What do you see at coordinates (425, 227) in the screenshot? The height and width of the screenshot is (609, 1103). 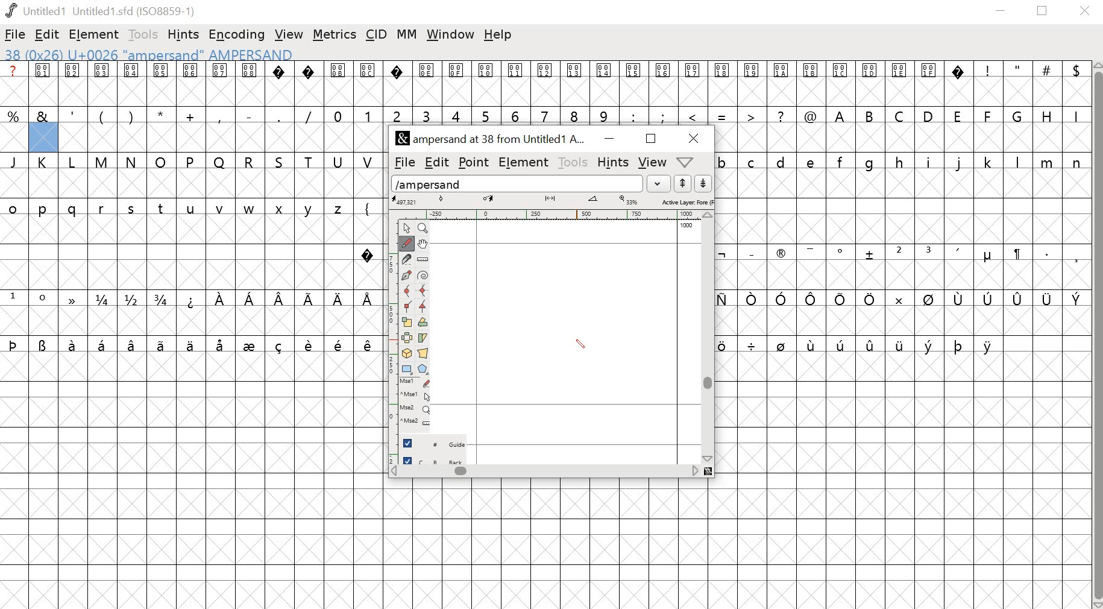 I see `magnify tool` at bounding box center [425, 227].